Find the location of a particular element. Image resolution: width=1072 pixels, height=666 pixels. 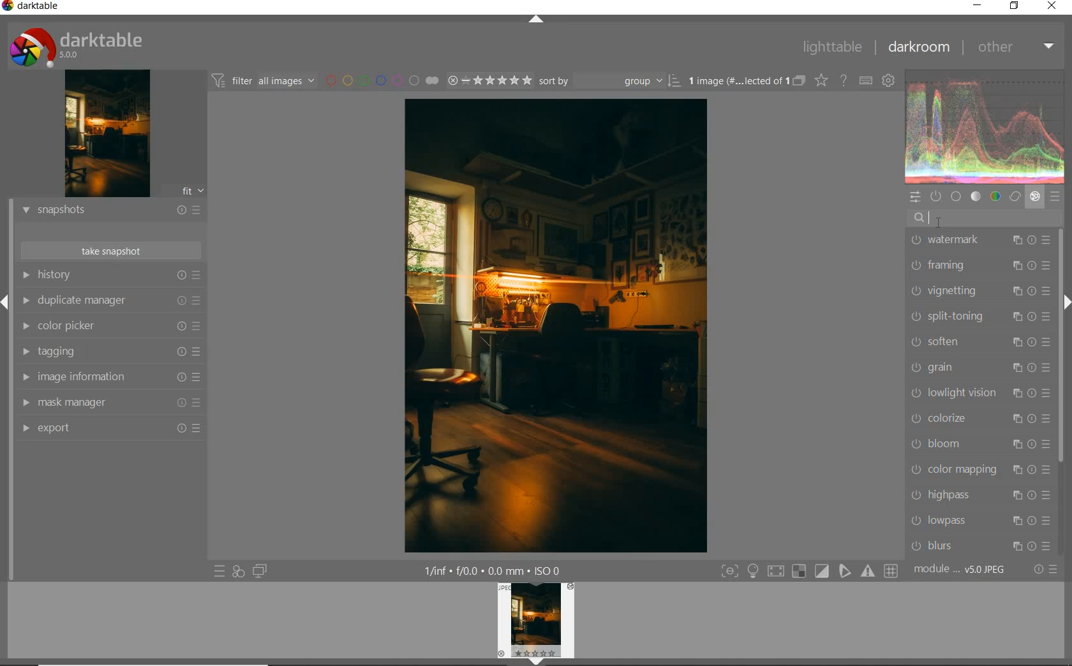

reset or presets & preferences is located at coordinates (1045, 568).